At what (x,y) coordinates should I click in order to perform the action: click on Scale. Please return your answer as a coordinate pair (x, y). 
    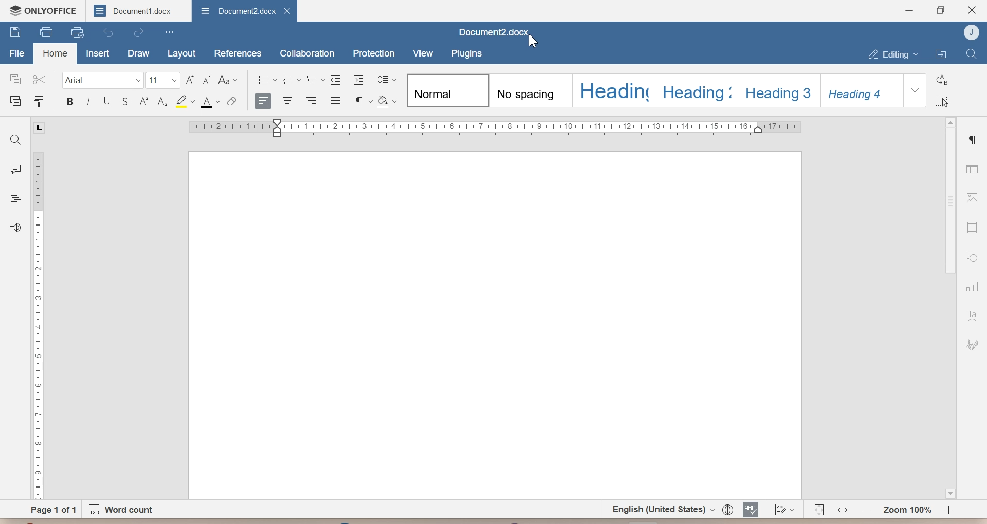
    Looking at the image, I should click on (495, 127).